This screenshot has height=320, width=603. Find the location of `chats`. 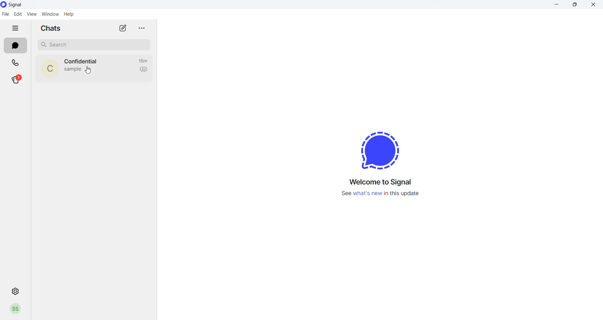

chats is located at coordinates (15, 46).